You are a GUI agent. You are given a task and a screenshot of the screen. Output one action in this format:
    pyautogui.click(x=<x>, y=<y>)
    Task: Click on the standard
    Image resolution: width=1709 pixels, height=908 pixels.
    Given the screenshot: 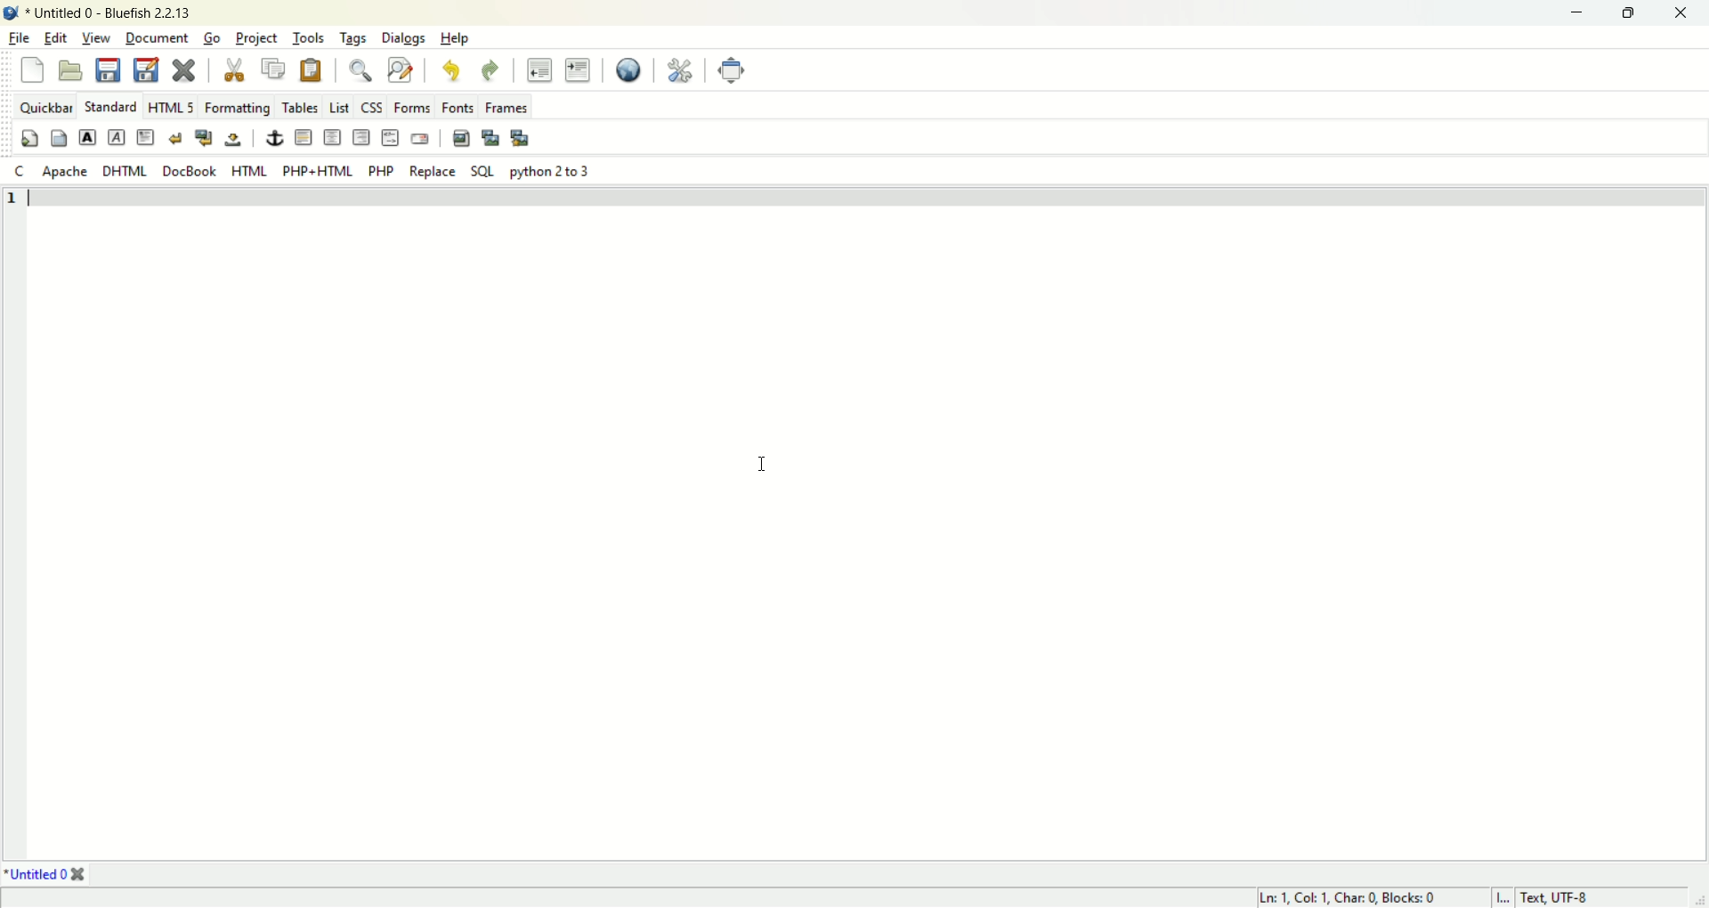 What is the action you would take?
    pyautogui.click(x=110, y=108)
    